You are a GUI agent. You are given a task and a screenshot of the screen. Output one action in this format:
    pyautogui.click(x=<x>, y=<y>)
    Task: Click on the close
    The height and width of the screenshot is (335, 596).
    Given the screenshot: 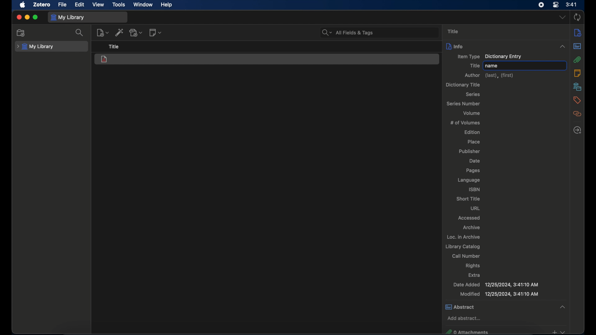 What is the action you would take?
    pyautogui.click(x=19, y=17)
    